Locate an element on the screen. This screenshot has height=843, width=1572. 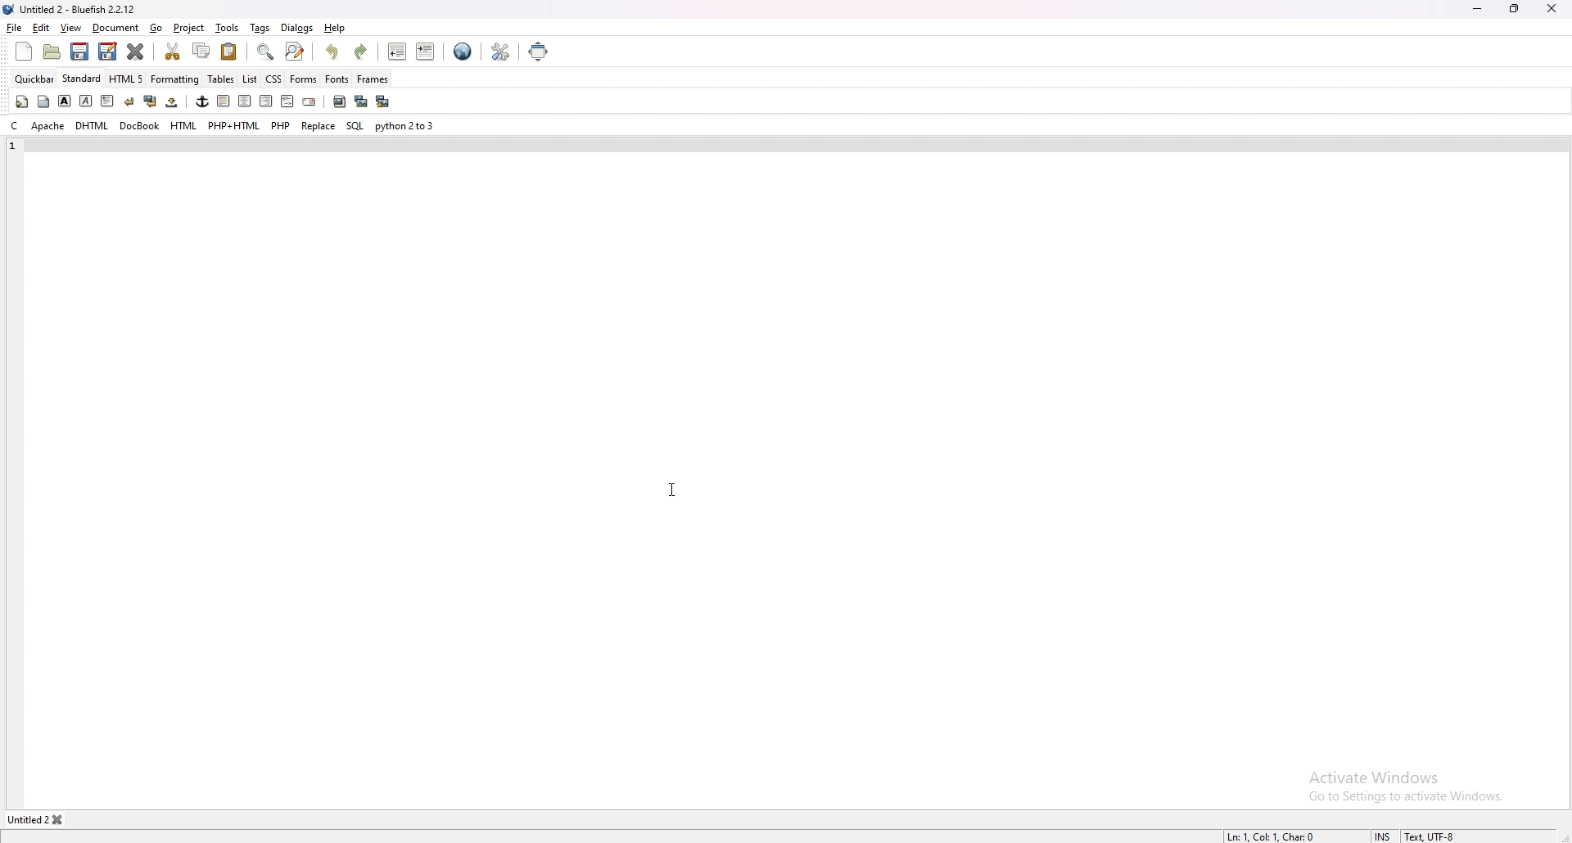
edit preference is located at coordinates (499, 52).